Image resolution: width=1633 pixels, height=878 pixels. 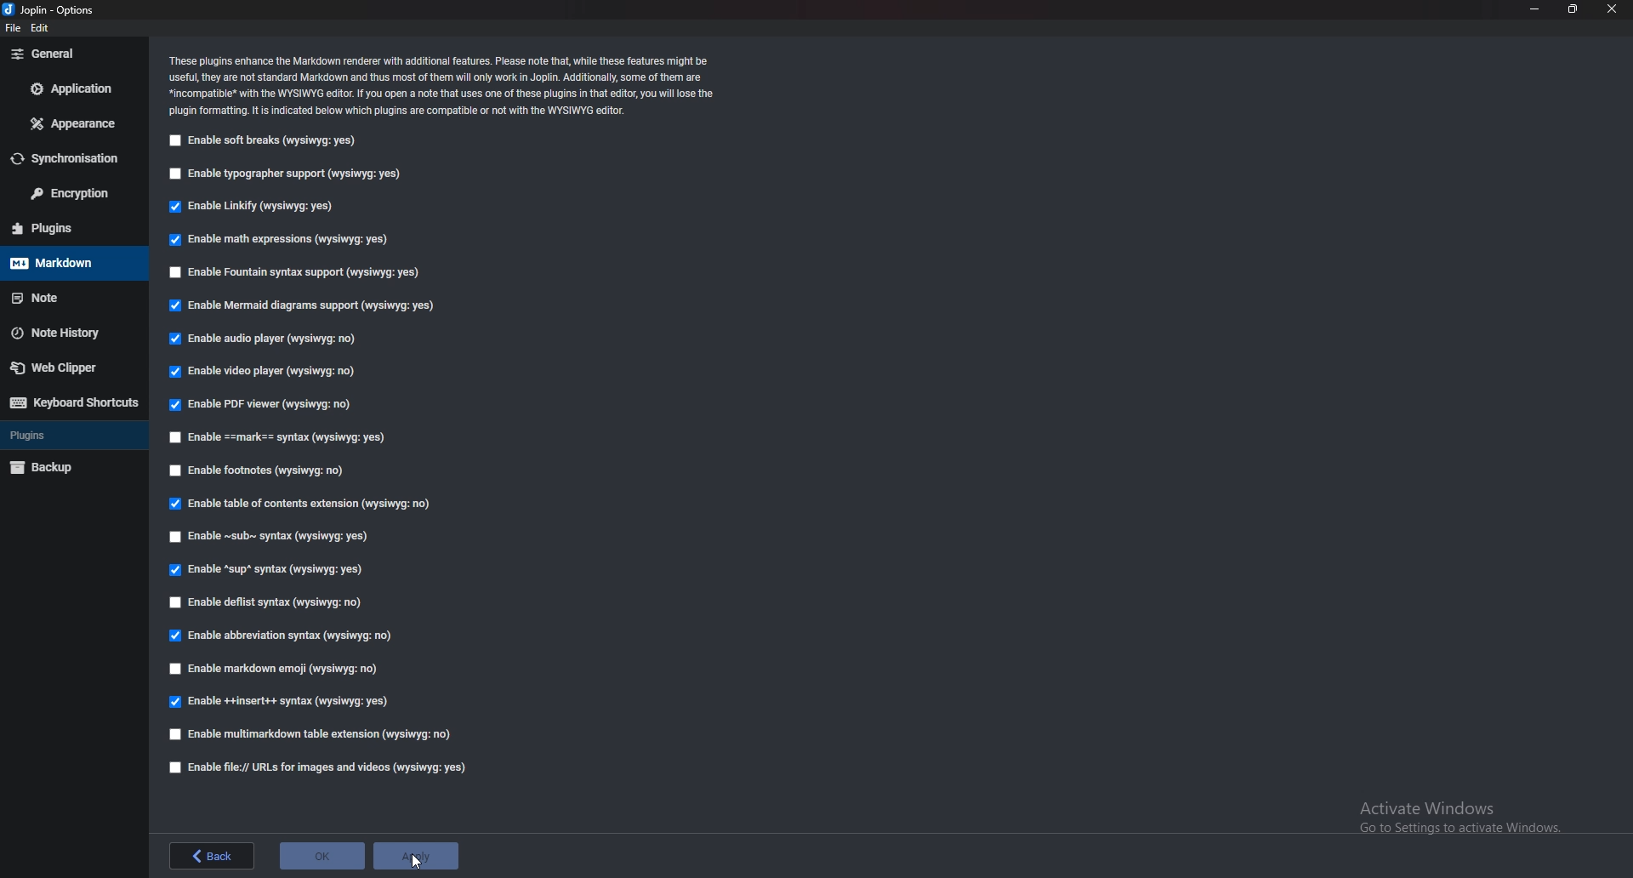 I want to click on enable deflist syntax, so click(x=269, y=601).